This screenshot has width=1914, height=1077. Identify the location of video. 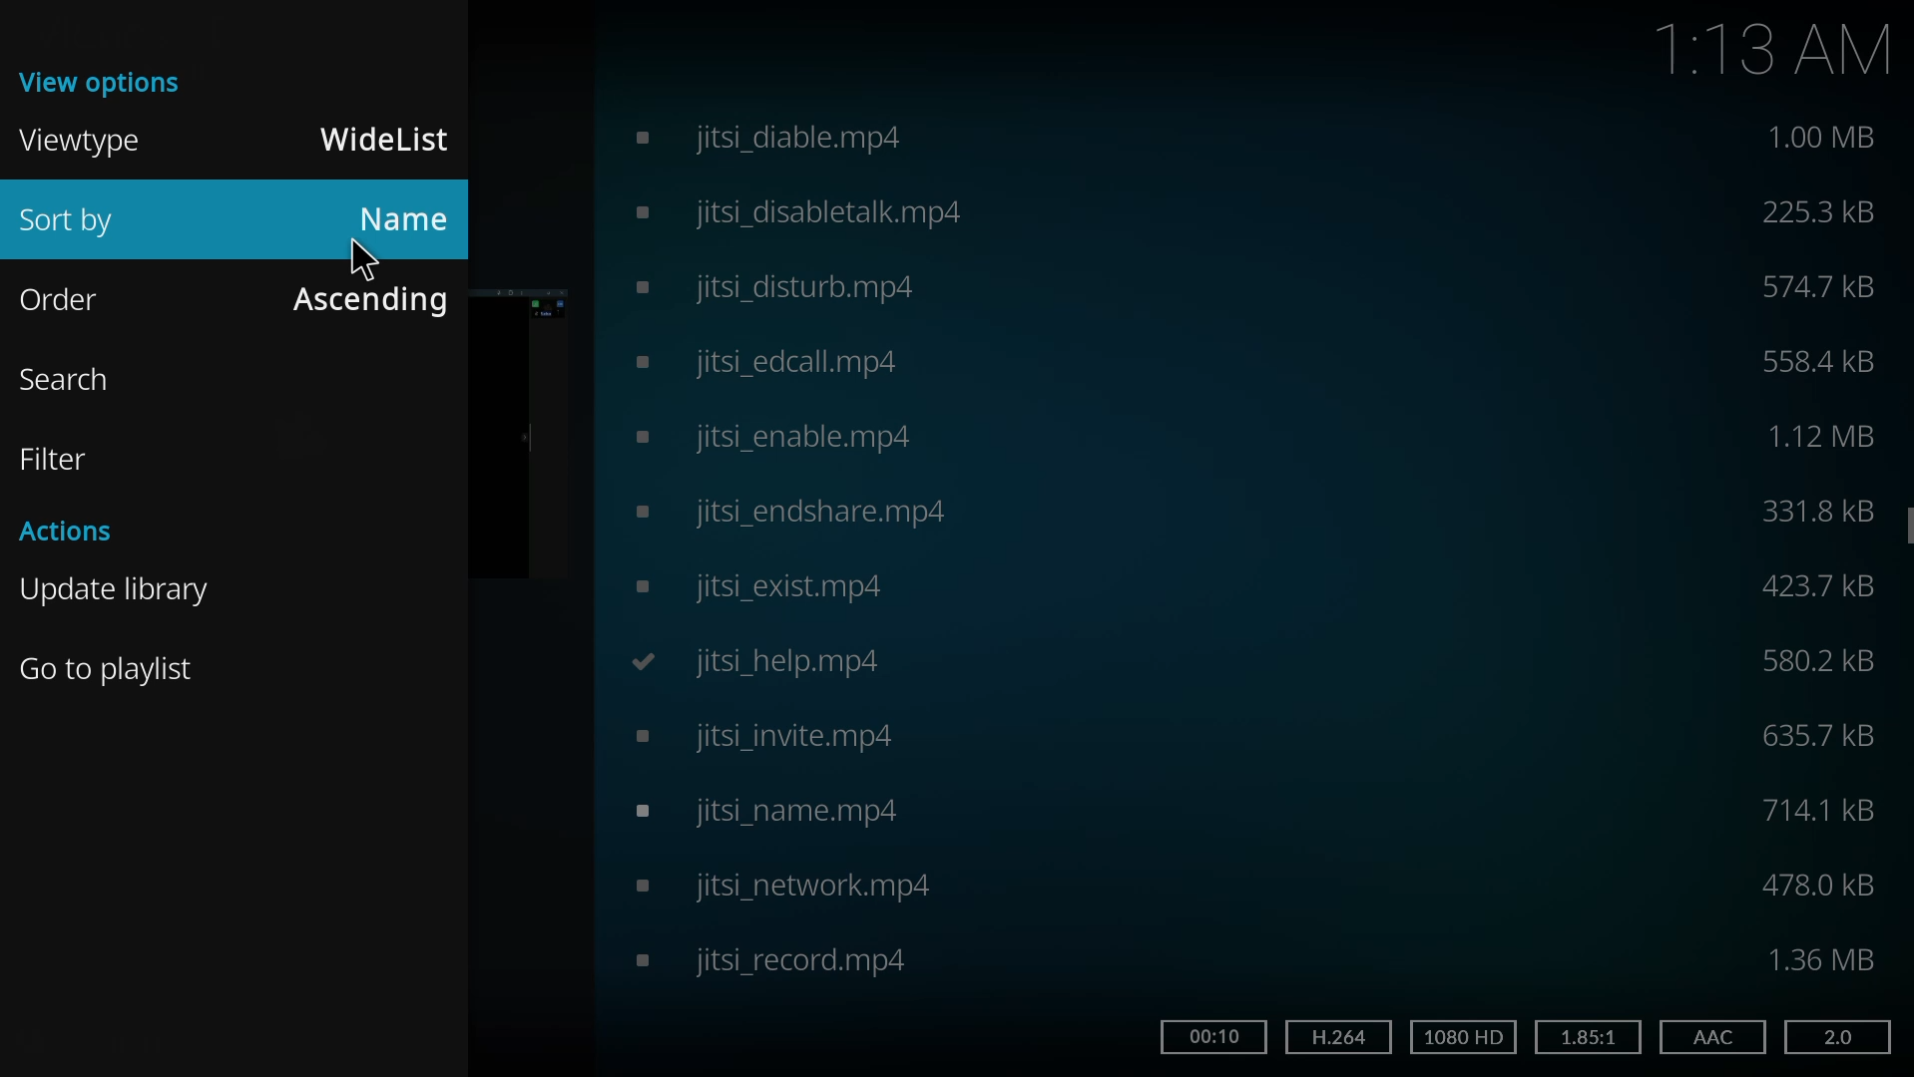
(768, 967).